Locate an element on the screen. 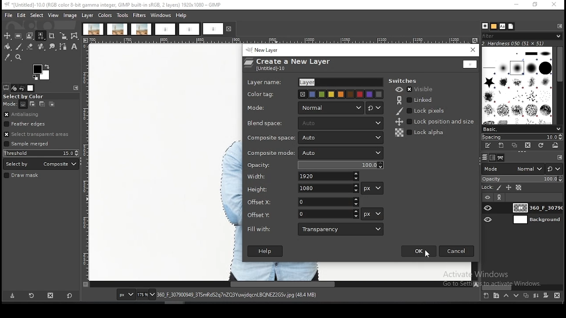 Image resolution: width=566 pixels, height=318 pixels. help is located at coordinates (265, 251).